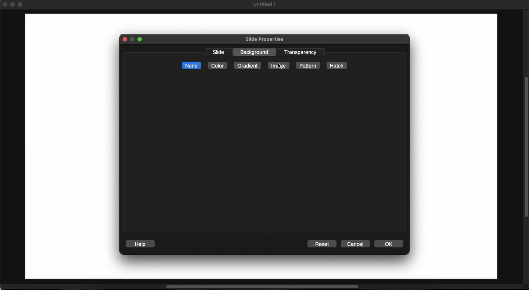 This screenshot has width=529, height=290. Describe the element at coordinates (14, 4) in the screenshot. I see `Minimize` at that location.